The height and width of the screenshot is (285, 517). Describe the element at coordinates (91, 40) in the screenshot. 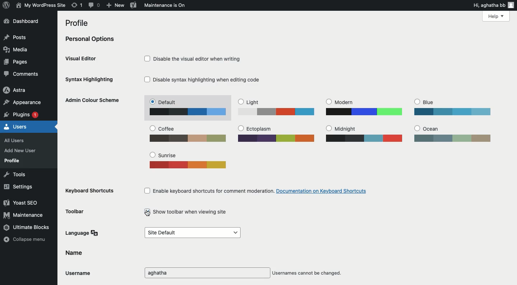

I see `Personal options` at that location.